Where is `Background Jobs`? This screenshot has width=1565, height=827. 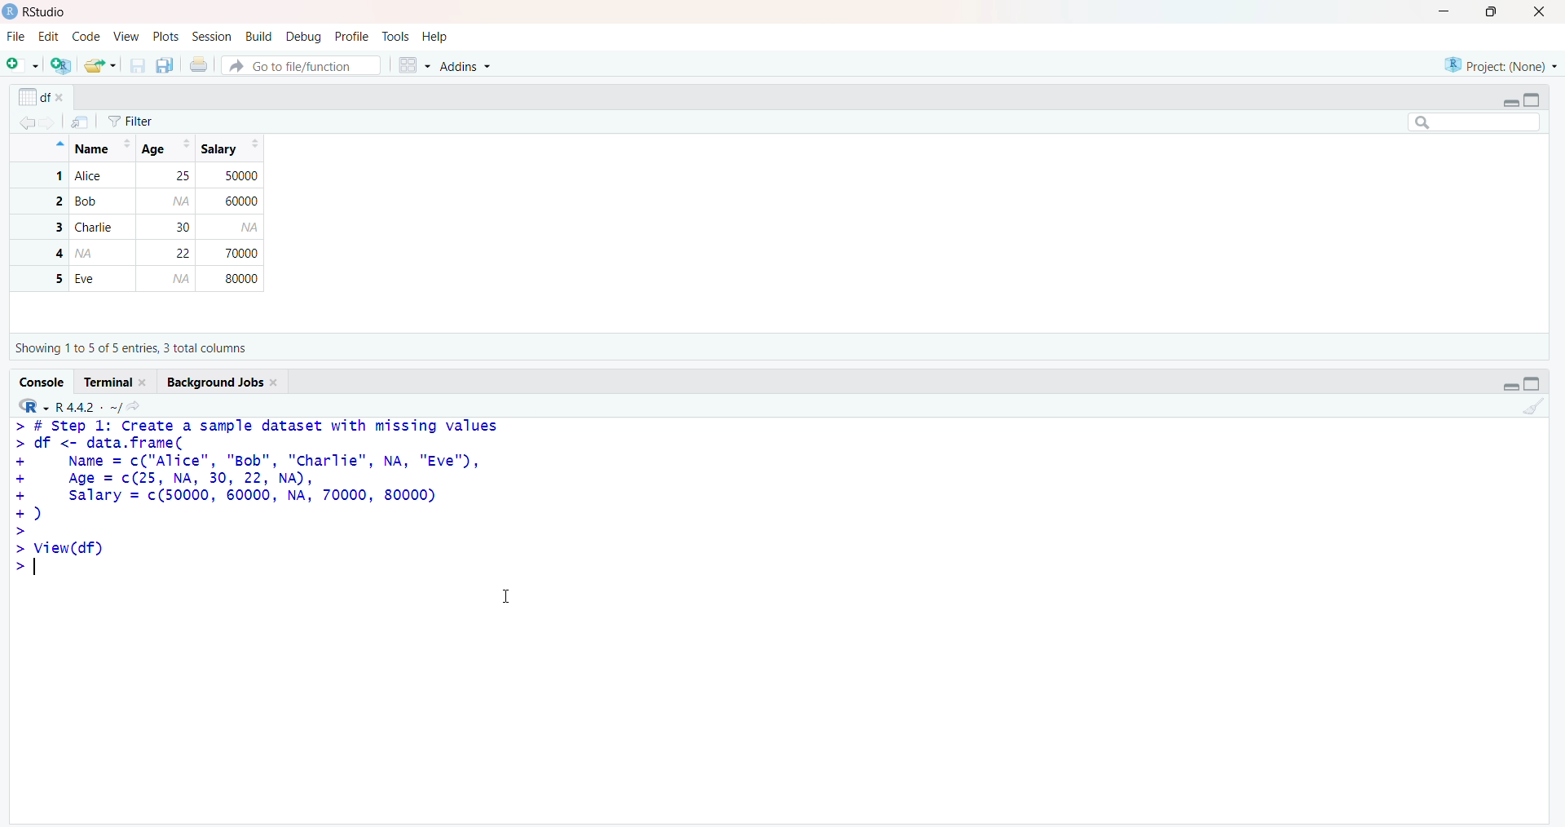
Background Jobs is located at coordinates (220, 383).